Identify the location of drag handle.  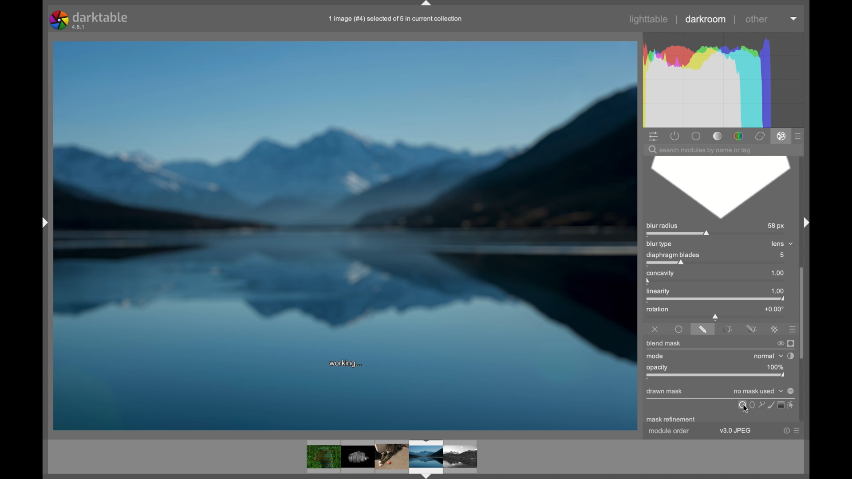
(803, 222).